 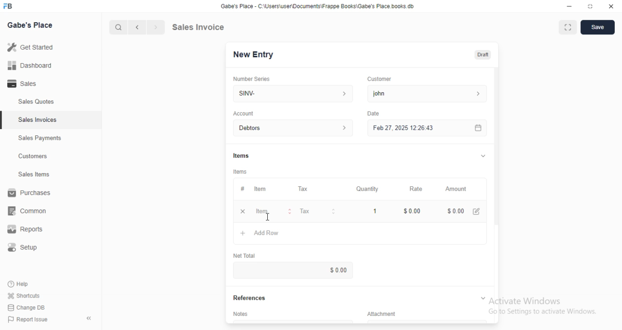 I want to click on Tax, so click(x=319, y=212).